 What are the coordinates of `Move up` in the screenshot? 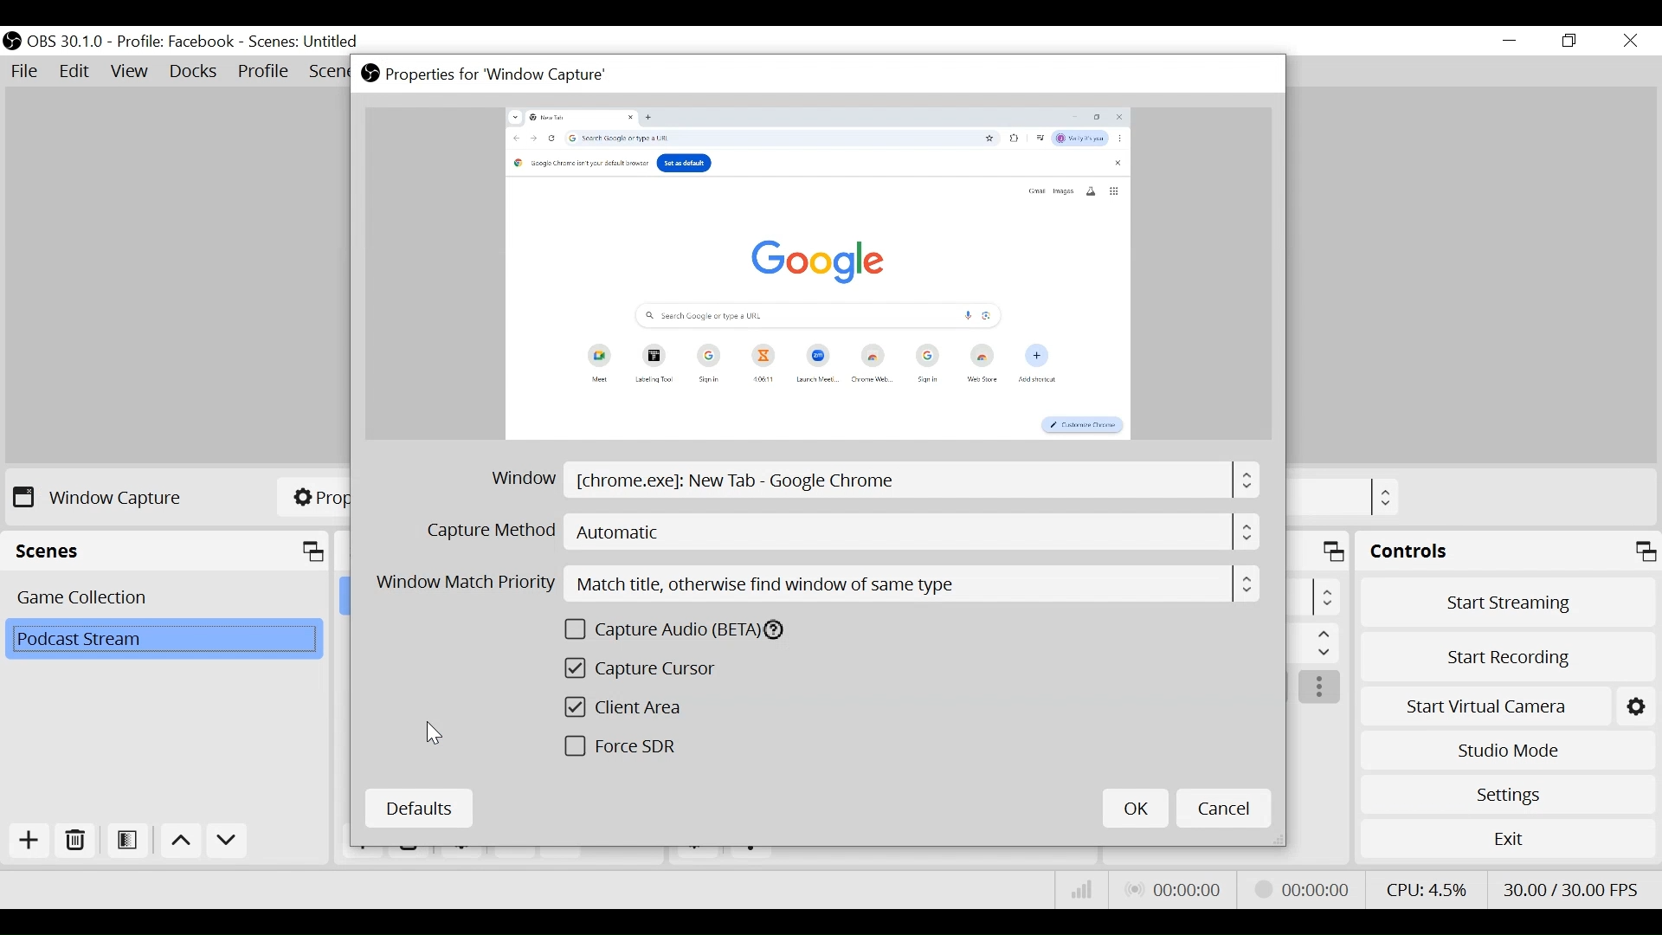 It's located at (179, 841).